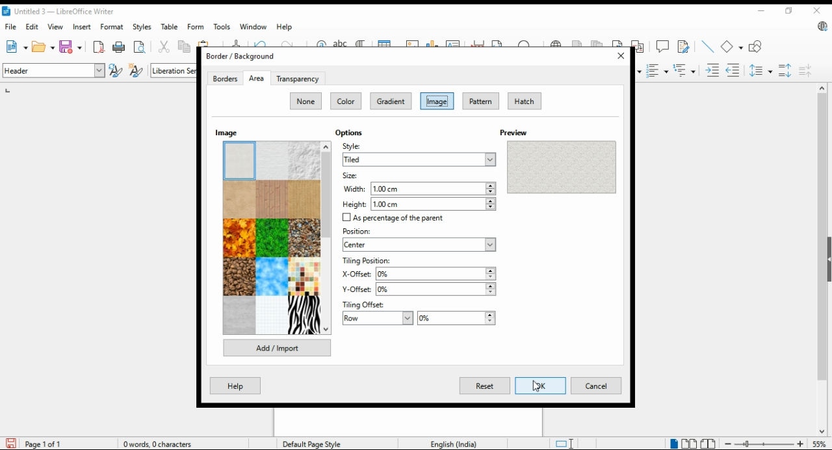  I want to click on reset, so click(486, 386).